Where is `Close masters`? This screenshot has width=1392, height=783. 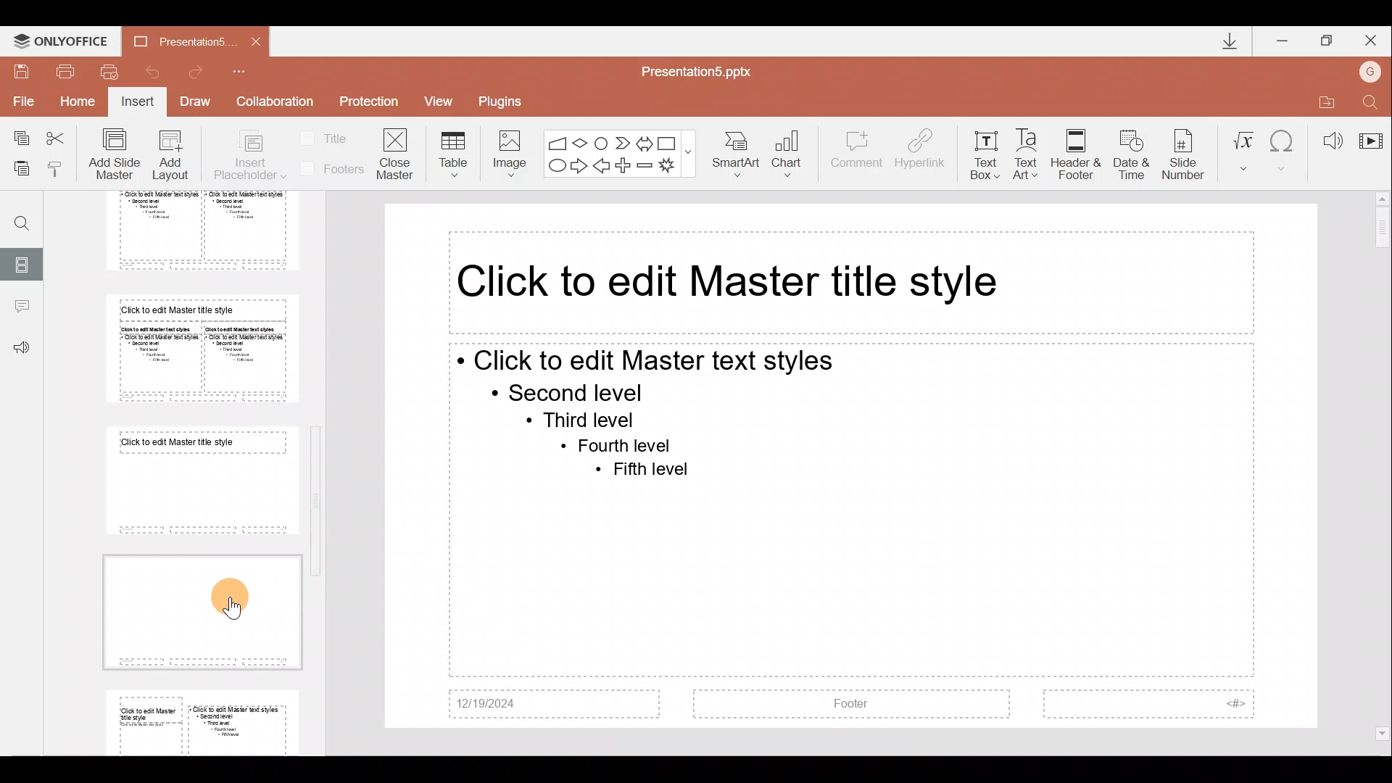
Close masters is located at coordinates (397, 153).